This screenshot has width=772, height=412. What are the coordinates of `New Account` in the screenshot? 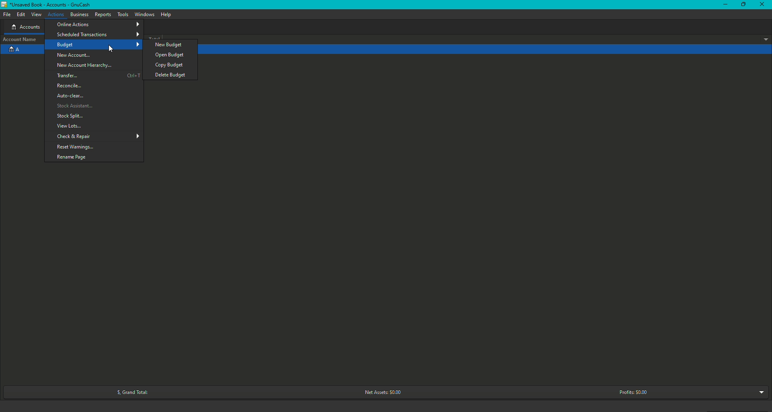 It's located at (76, 55).